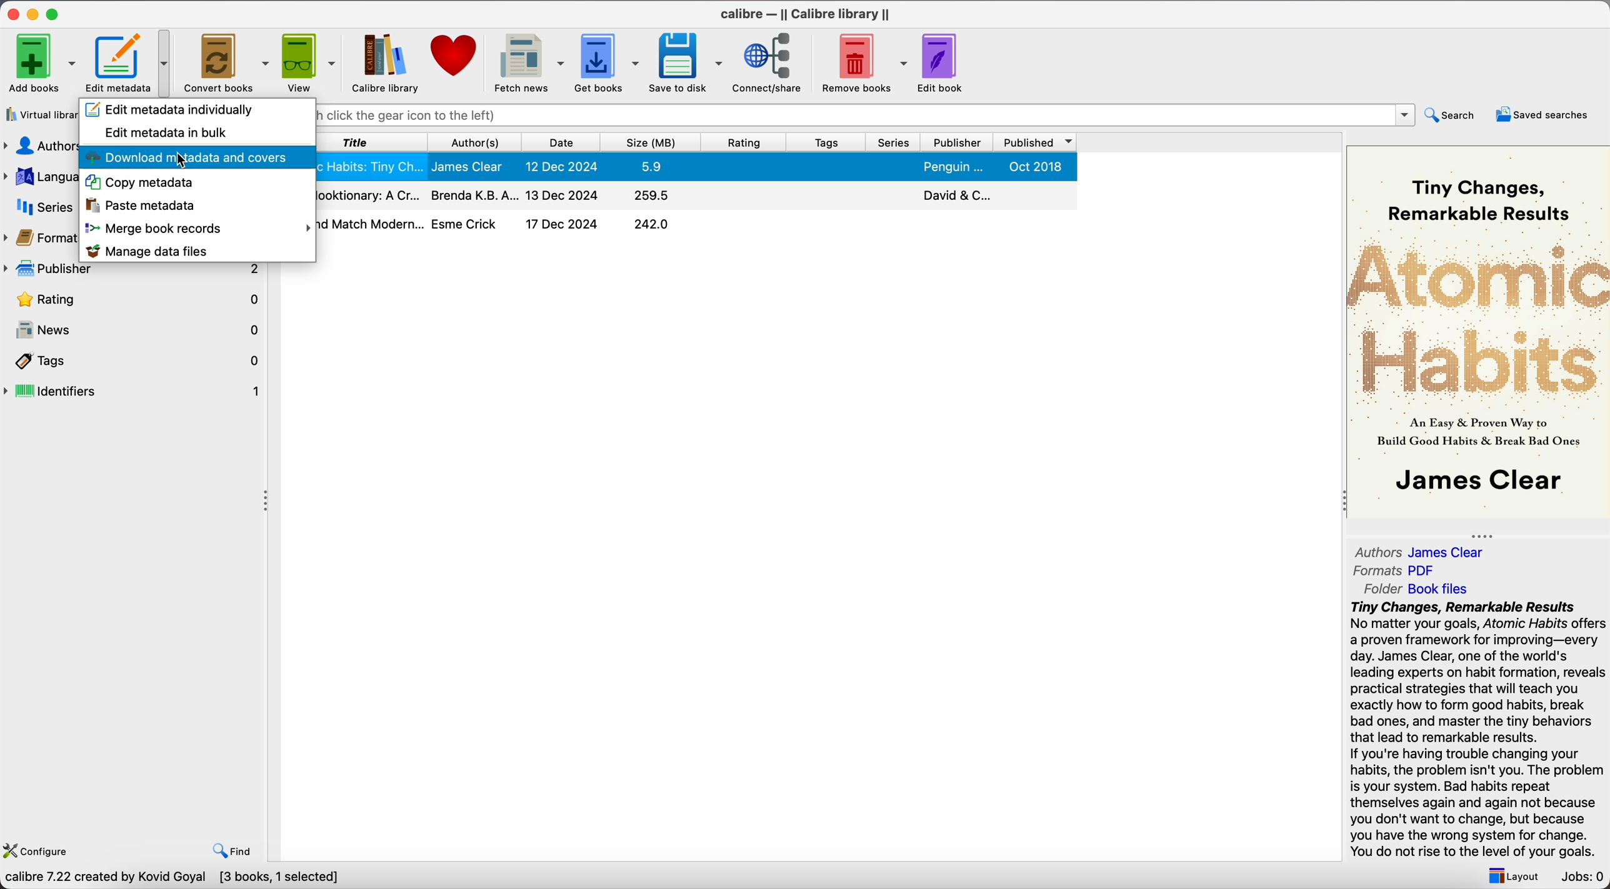  I want to click on book cover preview, so click(1479, 333).